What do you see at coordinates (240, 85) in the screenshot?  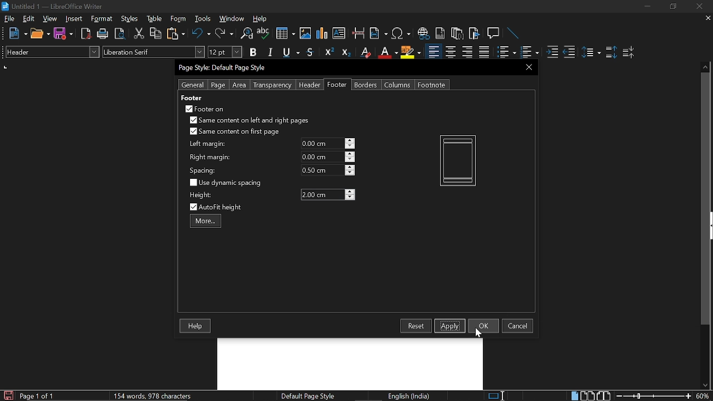 I see `Area` at bounding box center [240, 85].